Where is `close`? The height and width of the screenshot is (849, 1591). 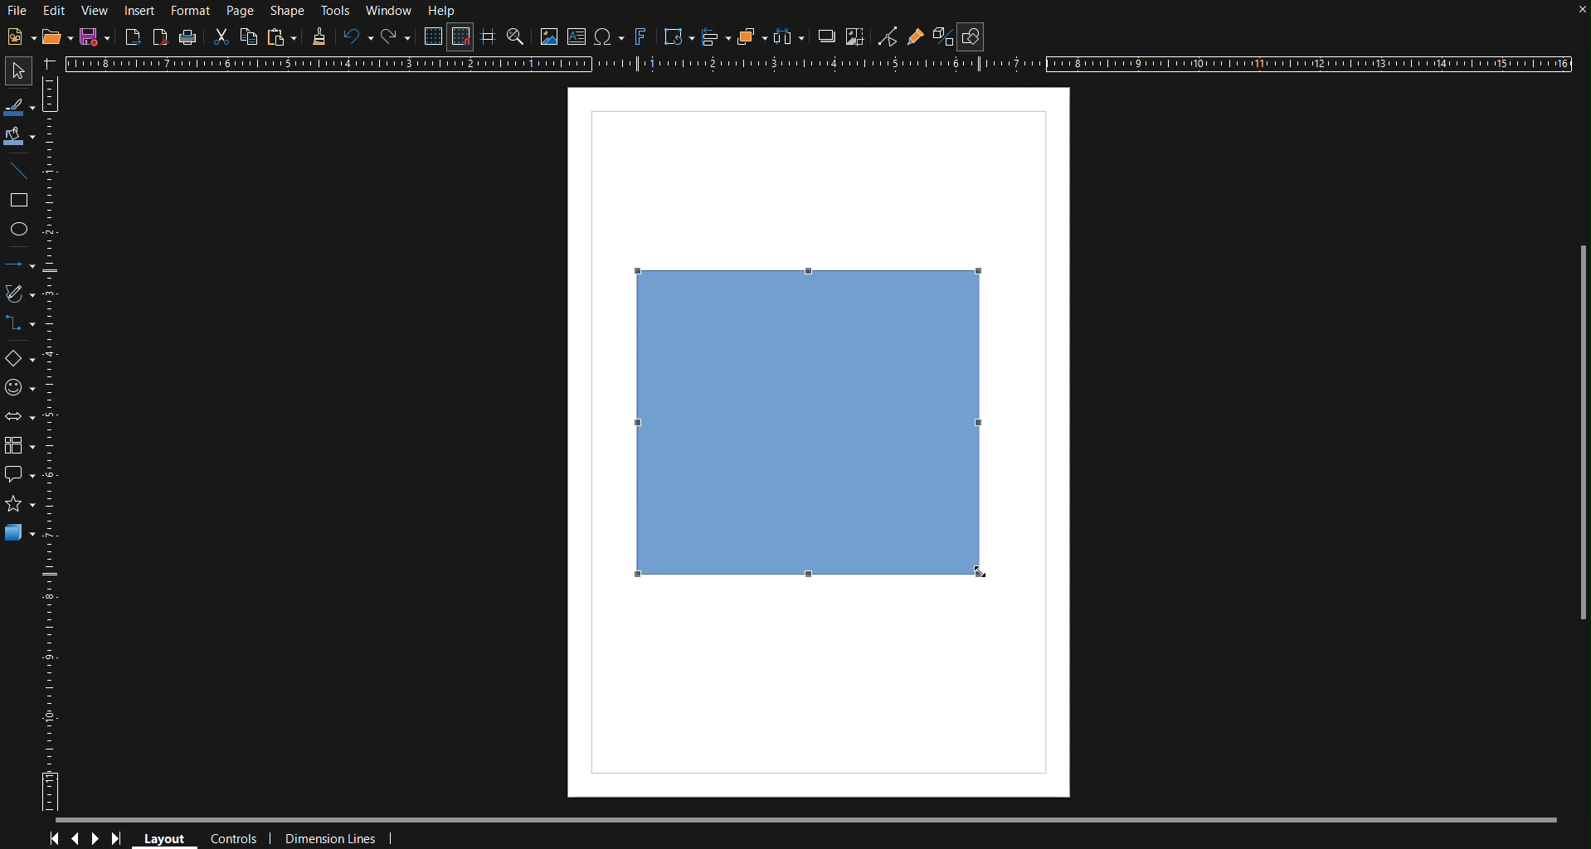 close is located at coordinates (1579, 13).